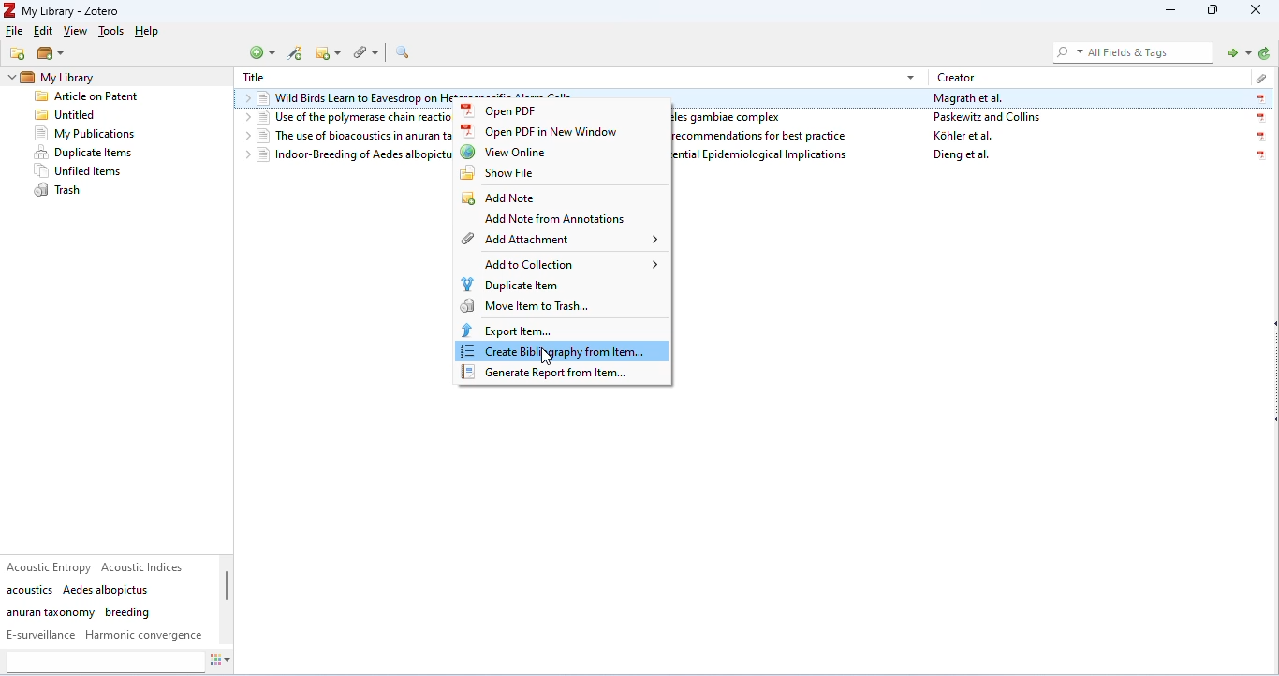  I want to click on pdf, so click(1257, 156).